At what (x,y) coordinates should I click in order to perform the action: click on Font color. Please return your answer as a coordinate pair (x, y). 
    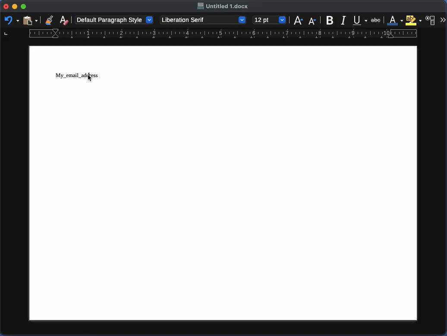
    Looking at the image, I should click on (393, 20).